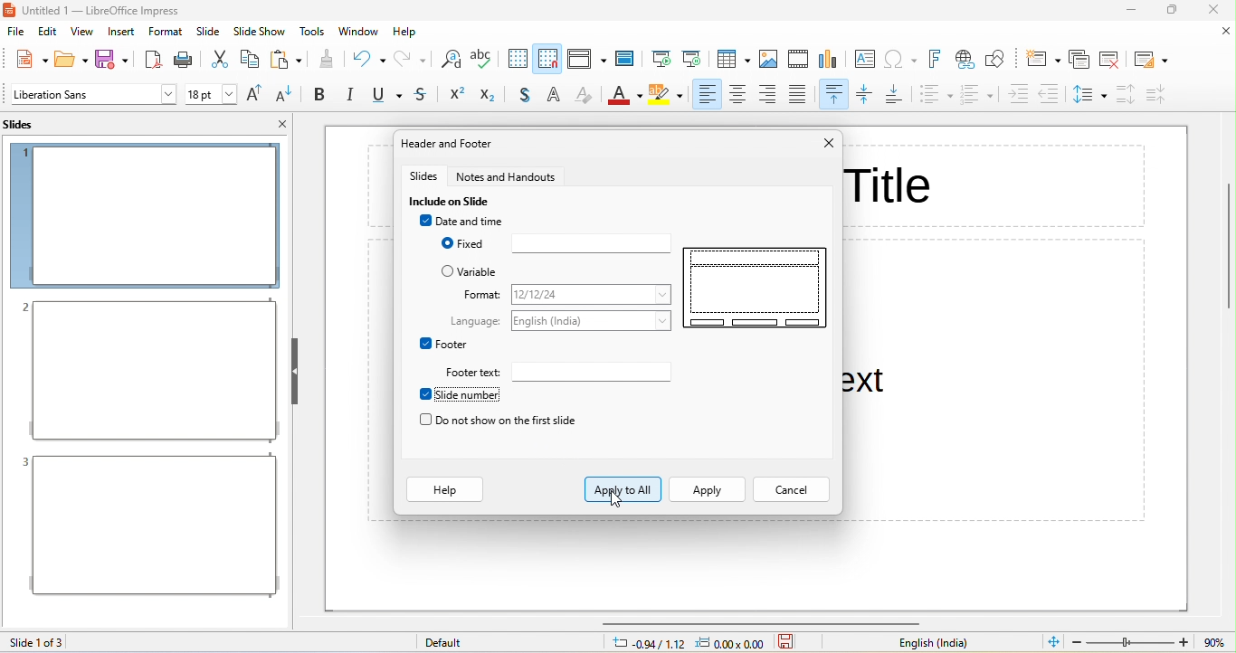  What do you see at coordinates (547, 58) in the screenshot?
I see `snap to grid` at bounding box center [547, 58].